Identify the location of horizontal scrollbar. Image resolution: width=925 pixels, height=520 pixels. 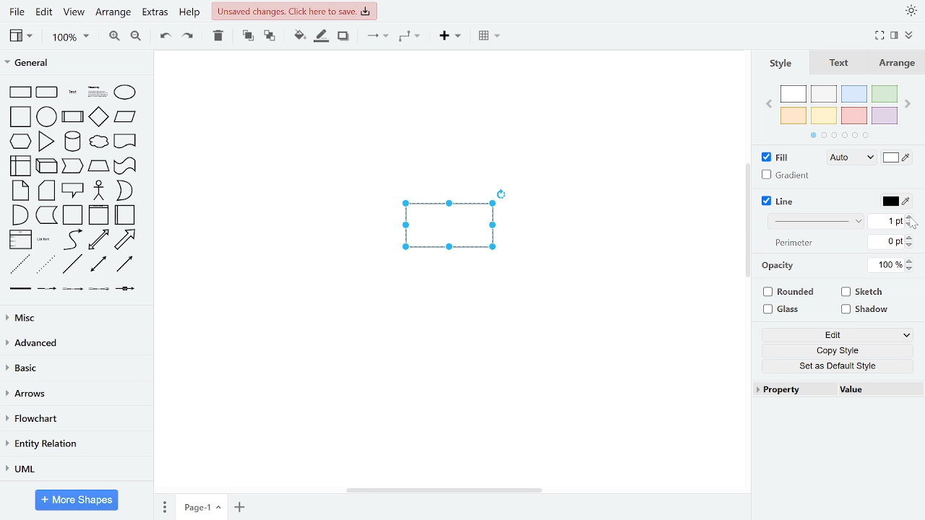
(443, 491).